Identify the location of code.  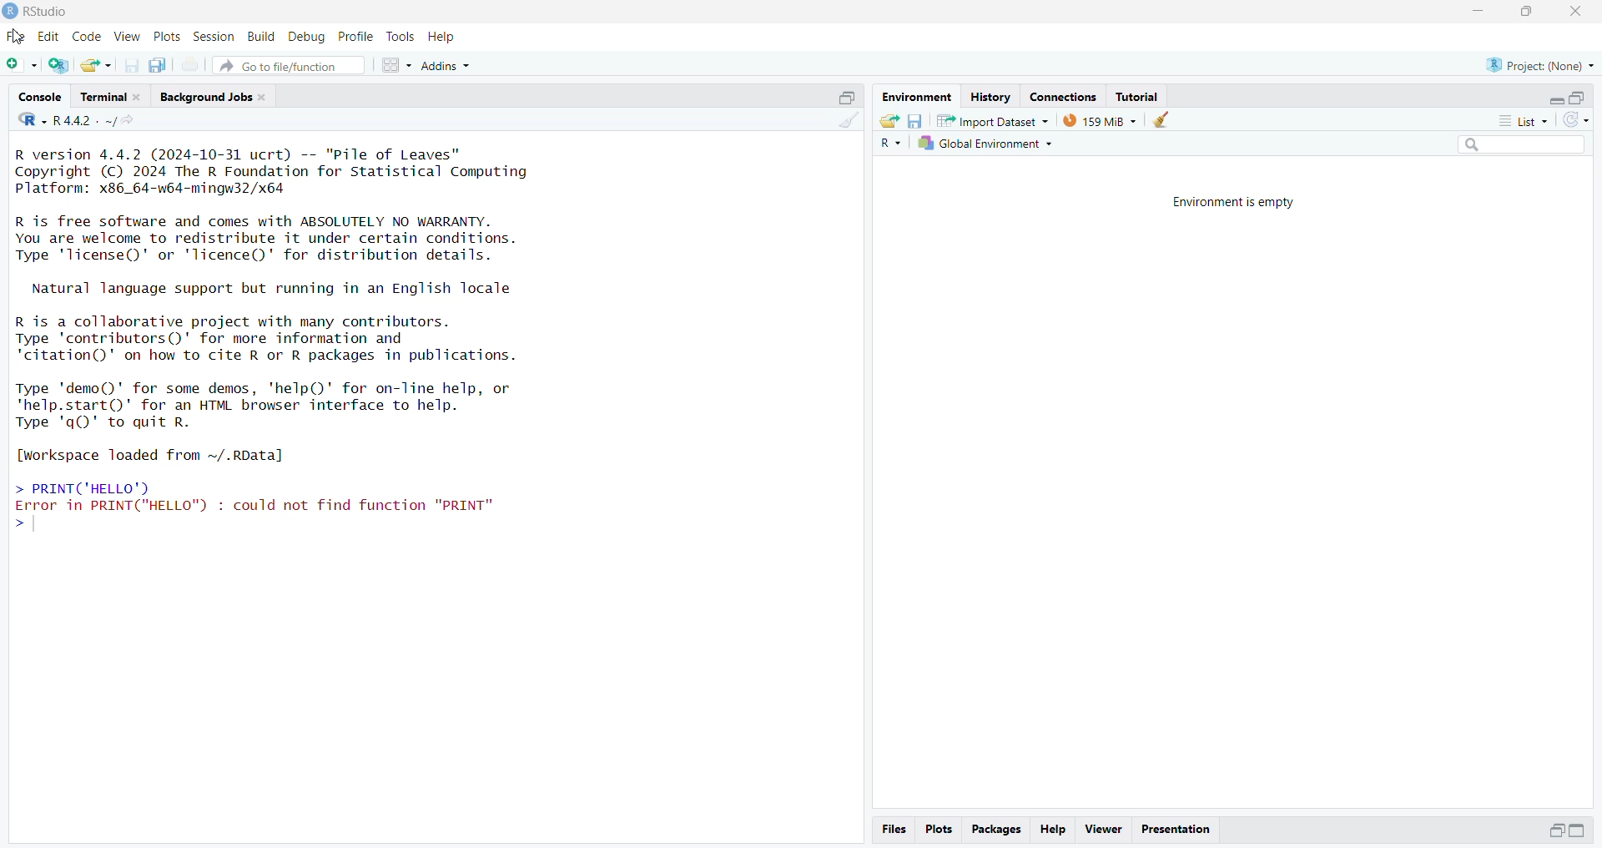
(88, 36).